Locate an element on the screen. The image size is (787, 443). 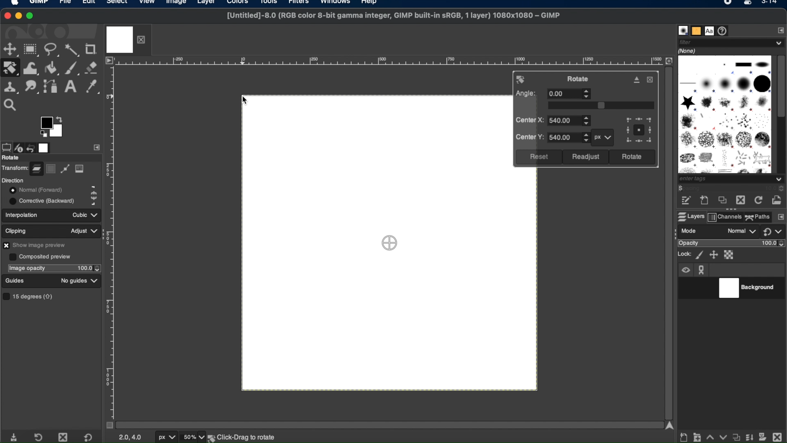
normal forward is located at coordinates (94, 189).